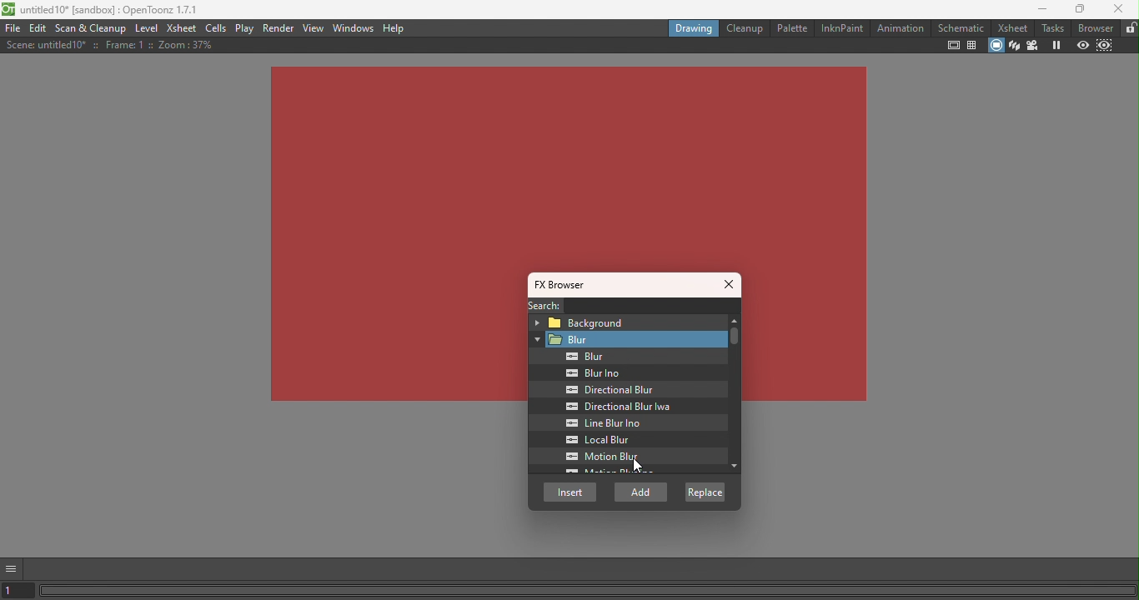  I want to click on Field guide, so click(971, 47).